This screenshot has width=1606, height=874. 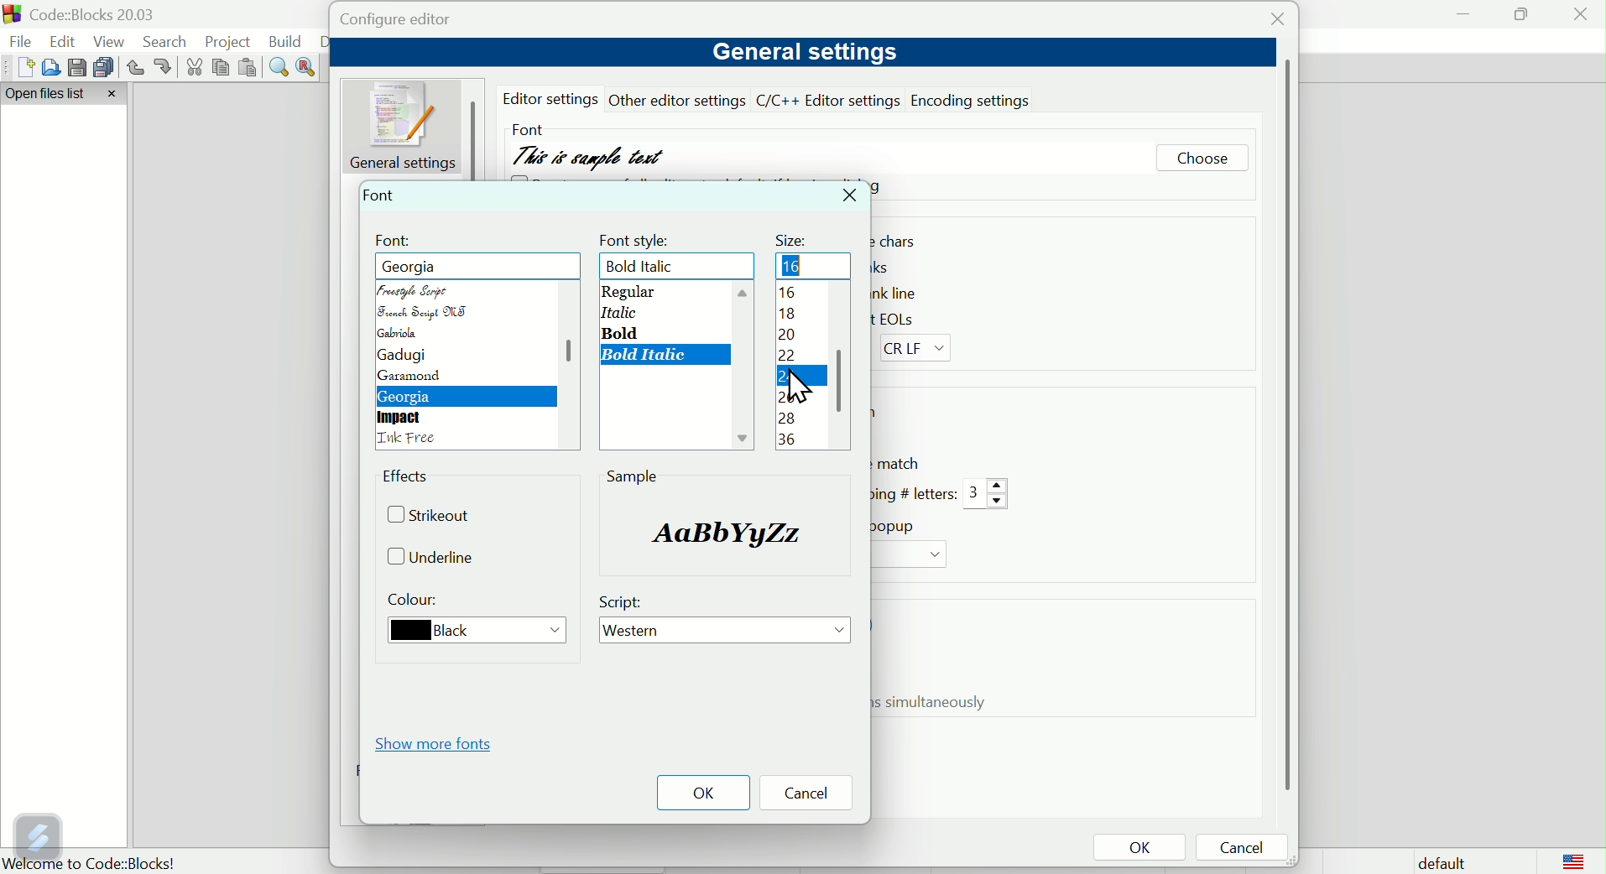 I want to click on scroll bar, so click(x=1284, y=425).